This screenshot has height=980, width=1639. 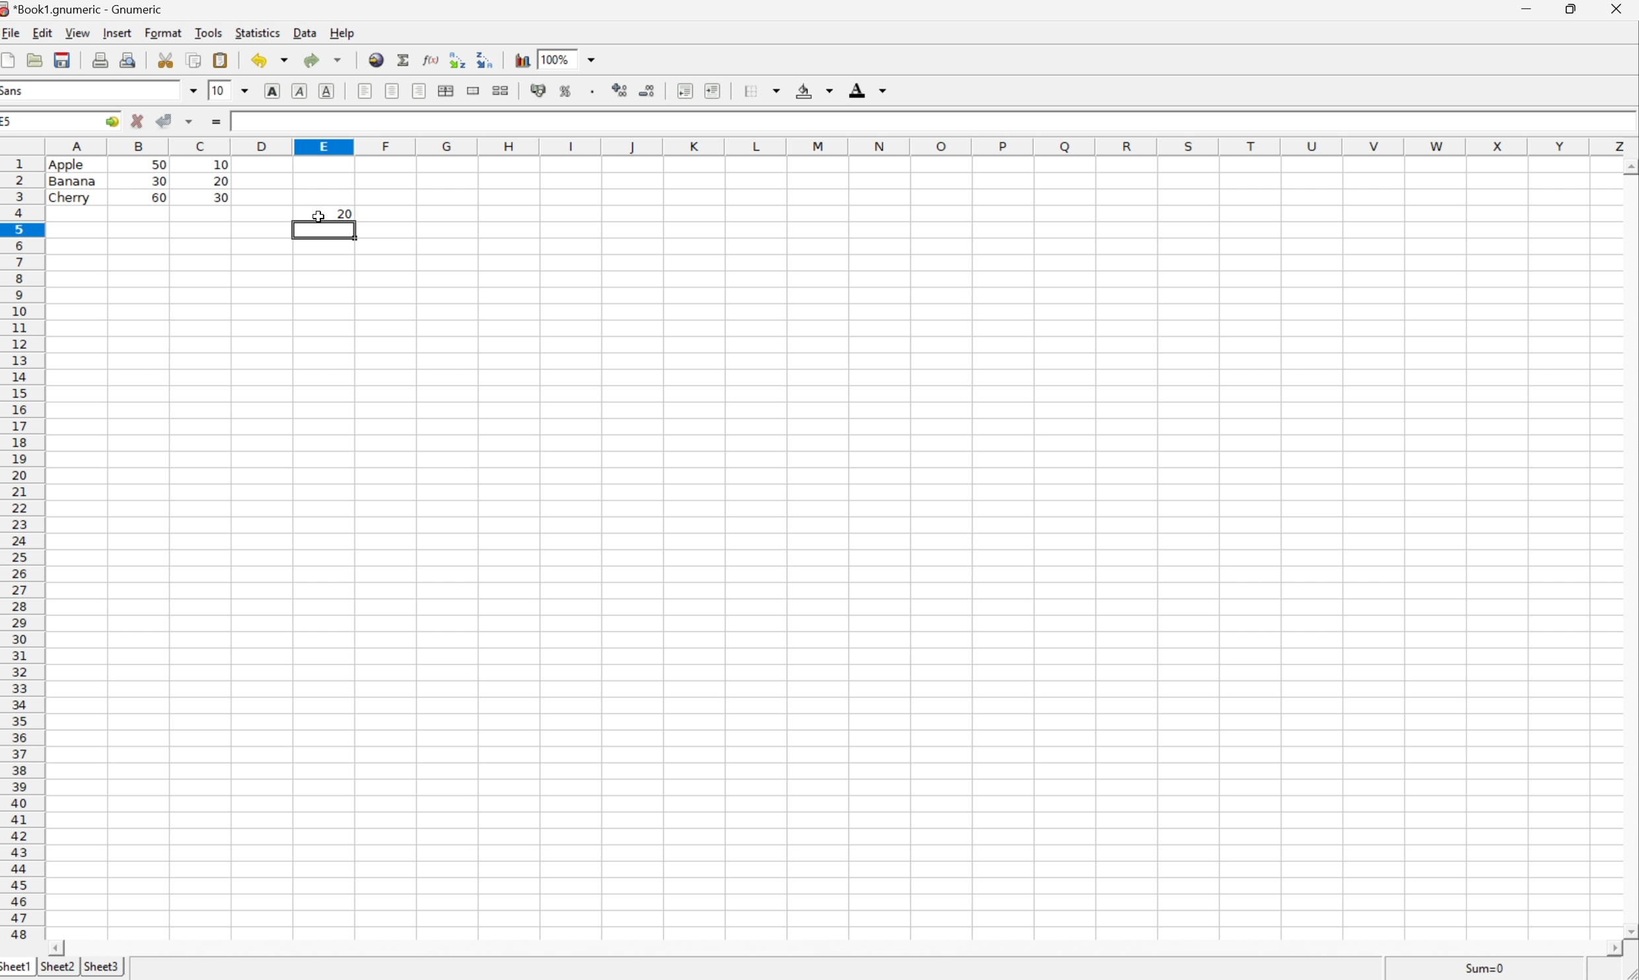 What do you see at coordinates (77, 32) in the screenshot?
I see `view` at bounding box center [77, 32].